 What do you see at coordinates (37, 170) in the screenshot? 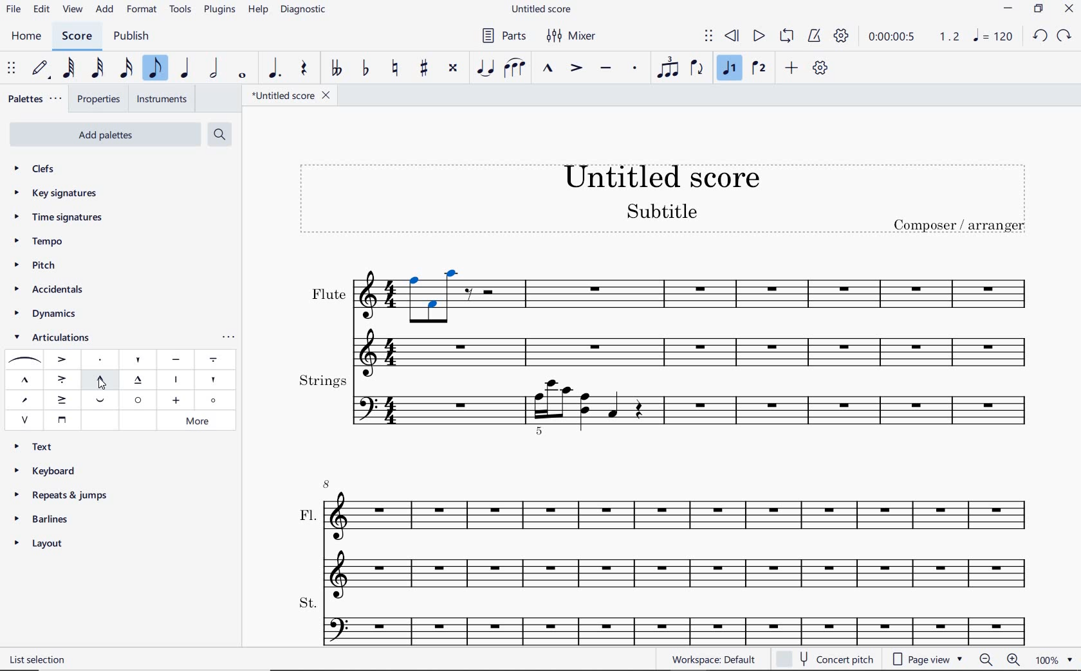
I see `clefs` at bounding box center [37, 170].